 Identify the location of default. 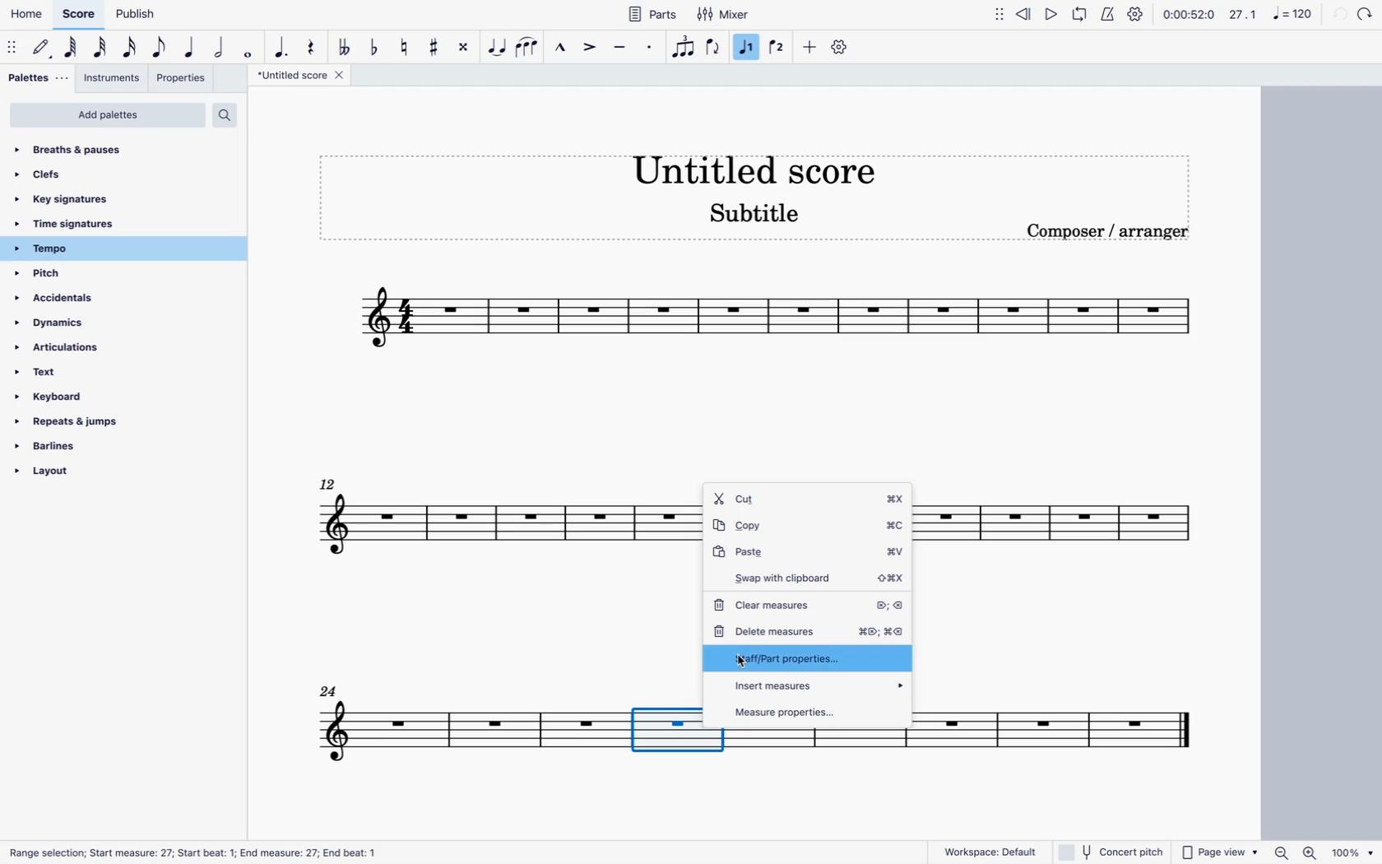
(43, 46).